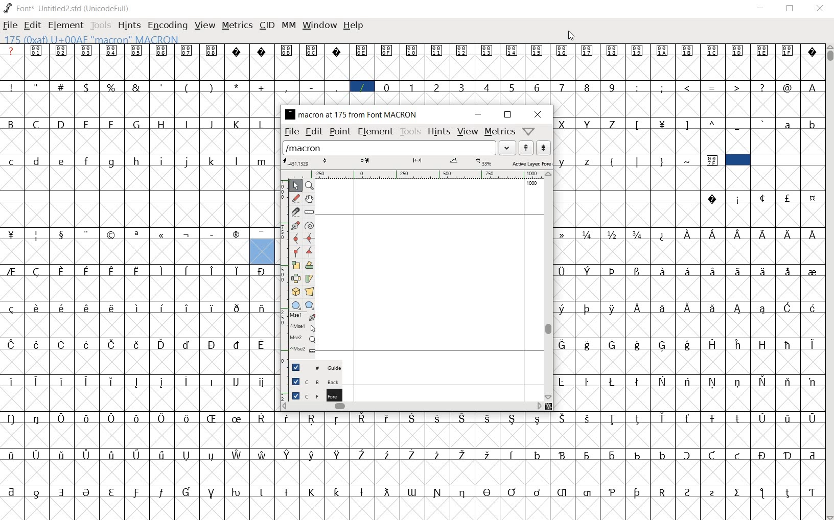  What do you see at coordinates (613, 234) in the screenshot?
I see `Symbol` at bounding box center [613, 234].